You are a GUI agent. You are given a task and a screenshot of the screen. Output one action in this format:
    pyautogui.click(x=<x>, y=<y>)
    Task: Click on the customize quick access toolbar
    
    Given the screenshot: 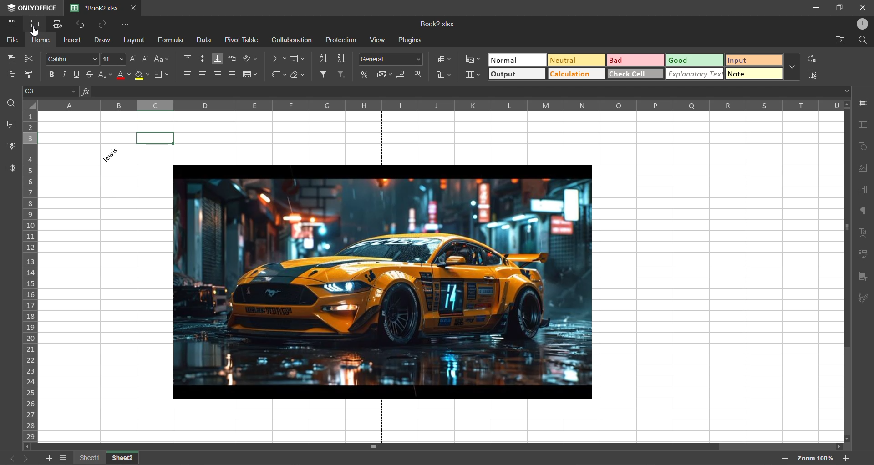 What is the action you would take?
    pyautogui.click(x=122, y=24)
    